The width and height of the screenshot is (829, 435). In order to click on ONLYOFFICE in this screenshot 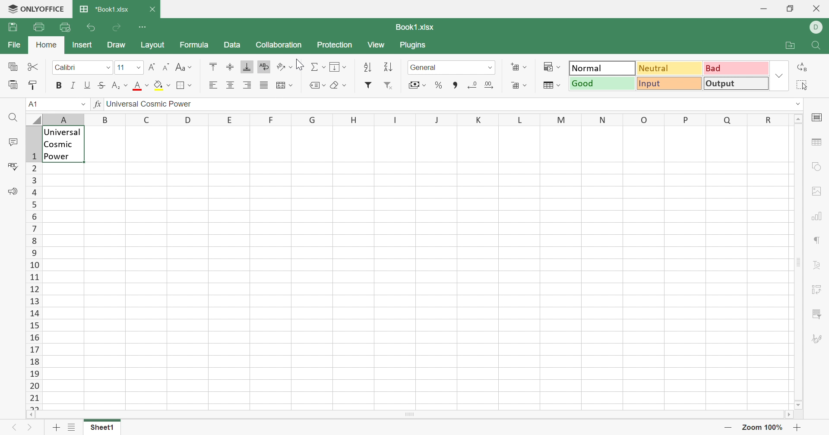, I will do `click(36, 9)`.